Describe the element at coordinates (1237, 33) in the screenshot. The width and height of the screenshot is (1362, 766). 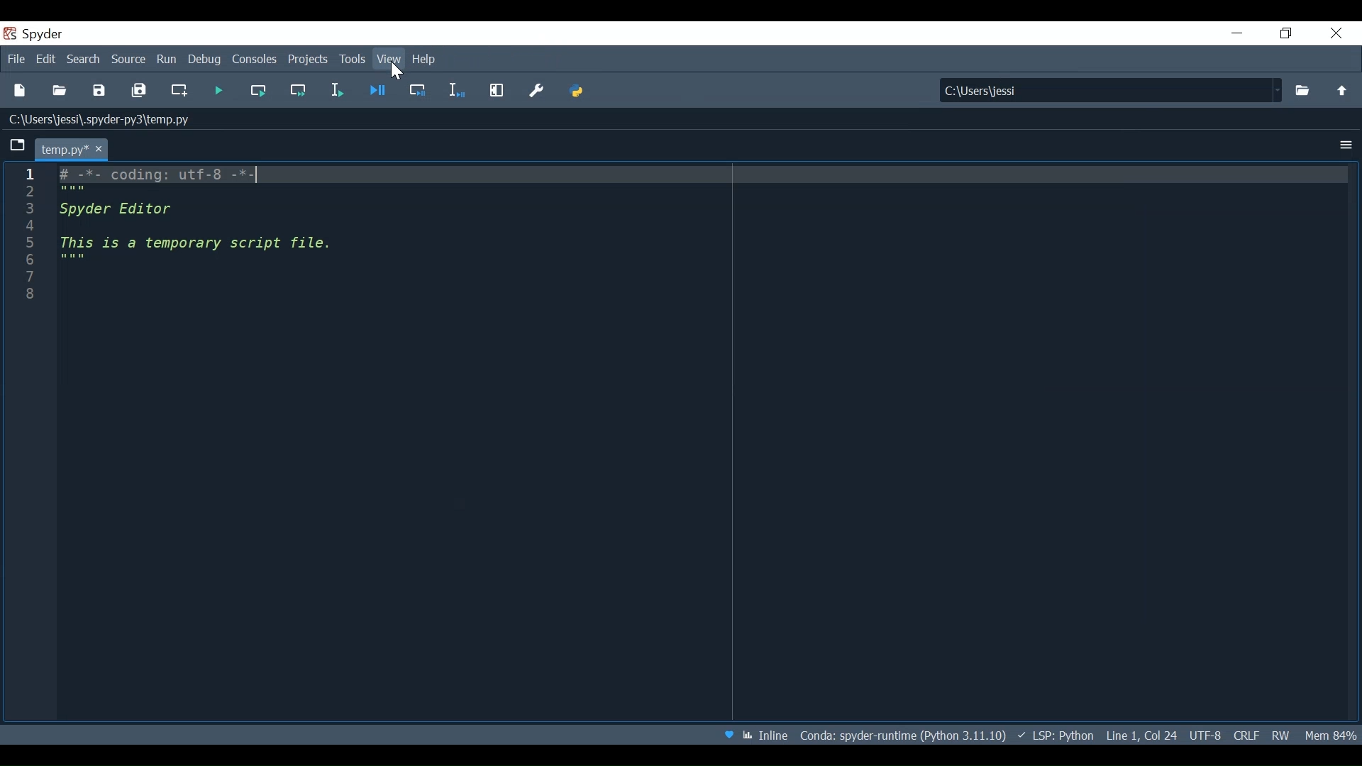
I see `minimize` at that location.